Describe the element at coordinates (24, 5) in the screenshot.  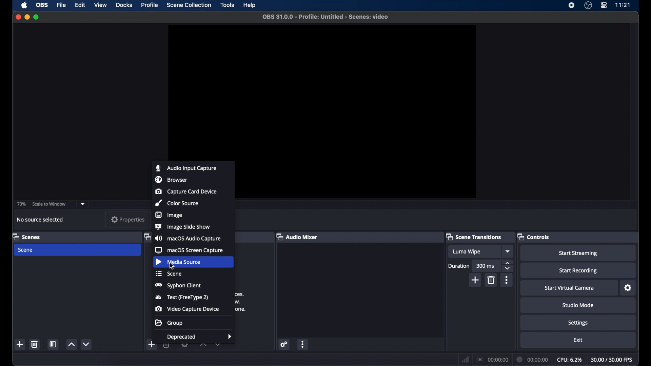
I see `apple icon` at that location.